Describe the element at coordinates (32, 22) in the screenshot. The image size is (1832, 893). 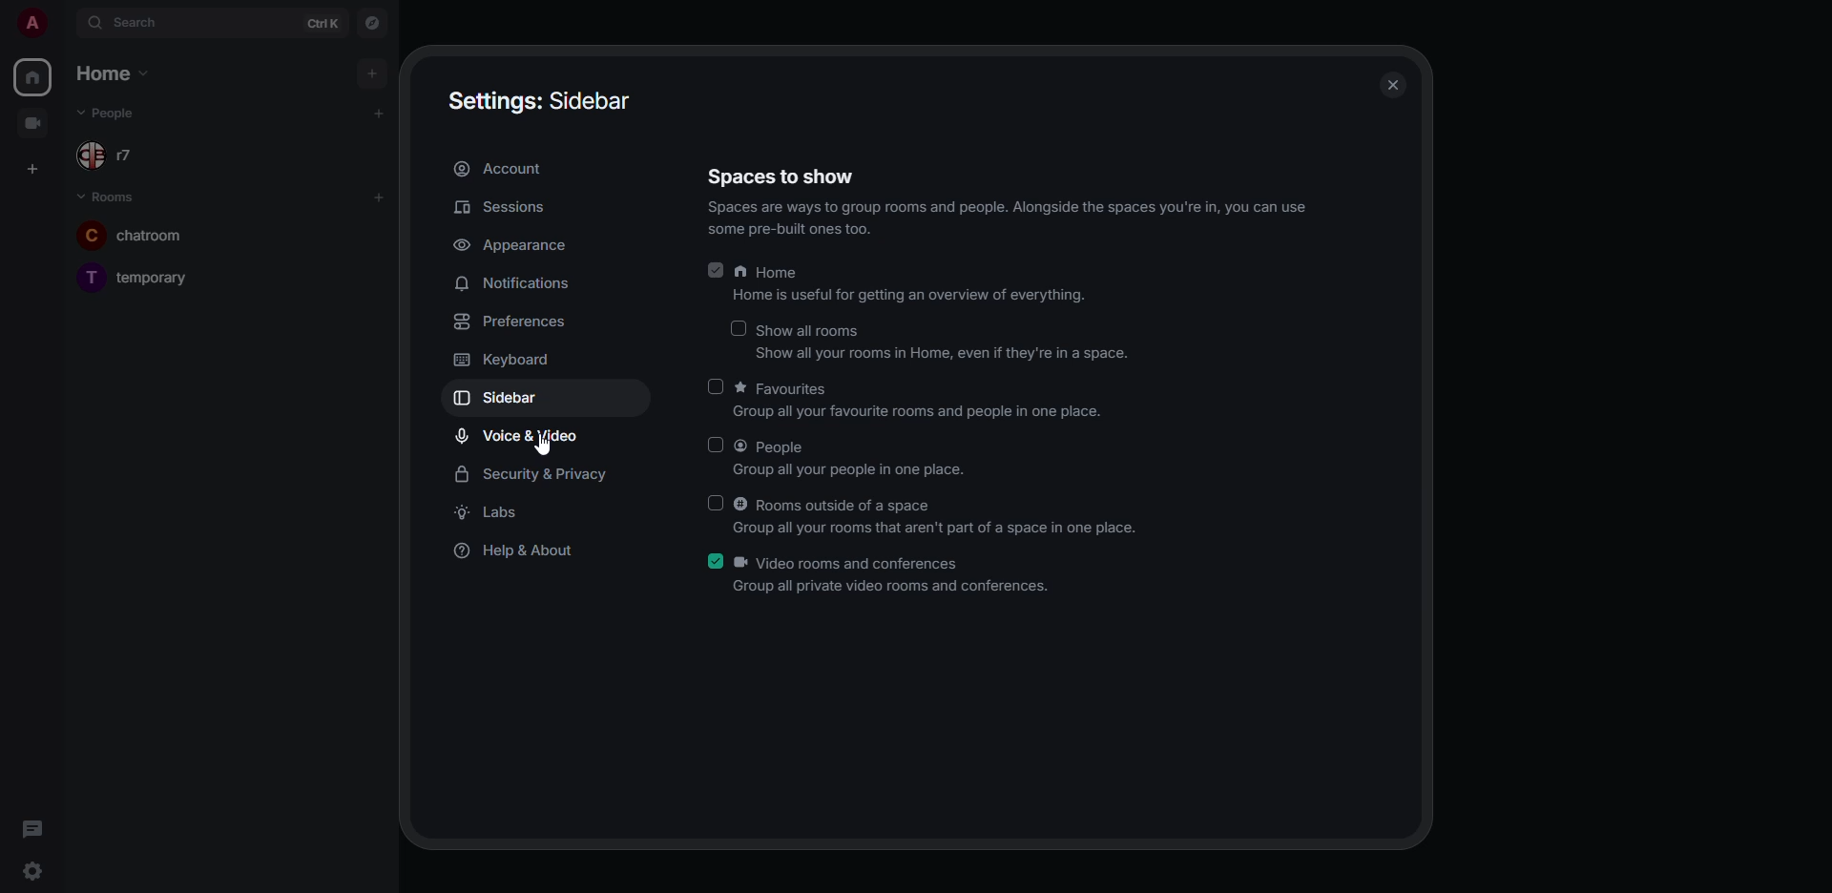
I see `profile` at that location.